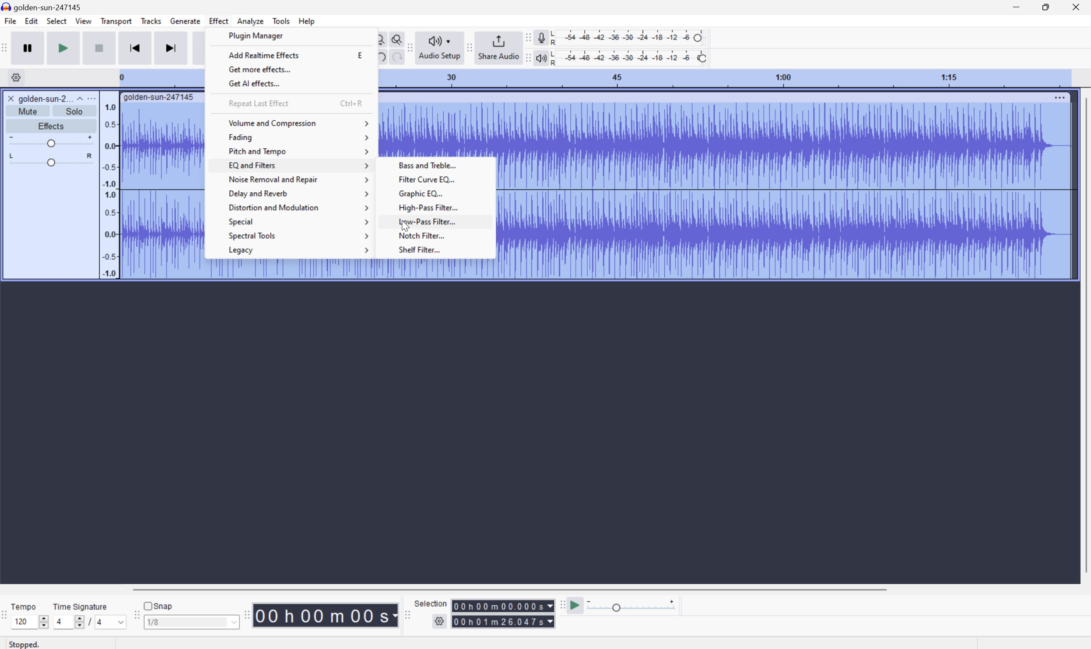  Describe the element at coordinates (28, 112) in the screenshot. I see `Mute` at that location.